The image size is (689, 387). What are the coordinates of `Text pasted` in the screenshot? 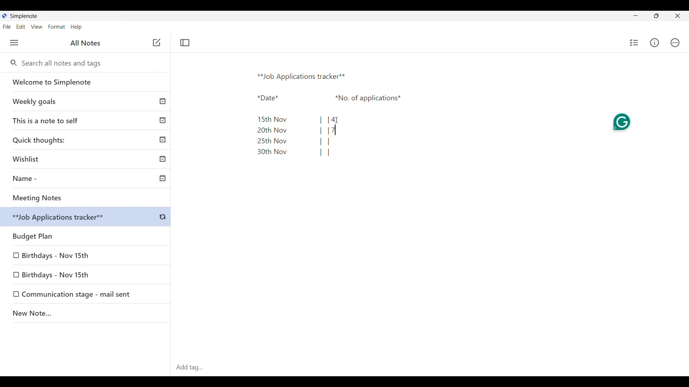 It's located at (329, 114).